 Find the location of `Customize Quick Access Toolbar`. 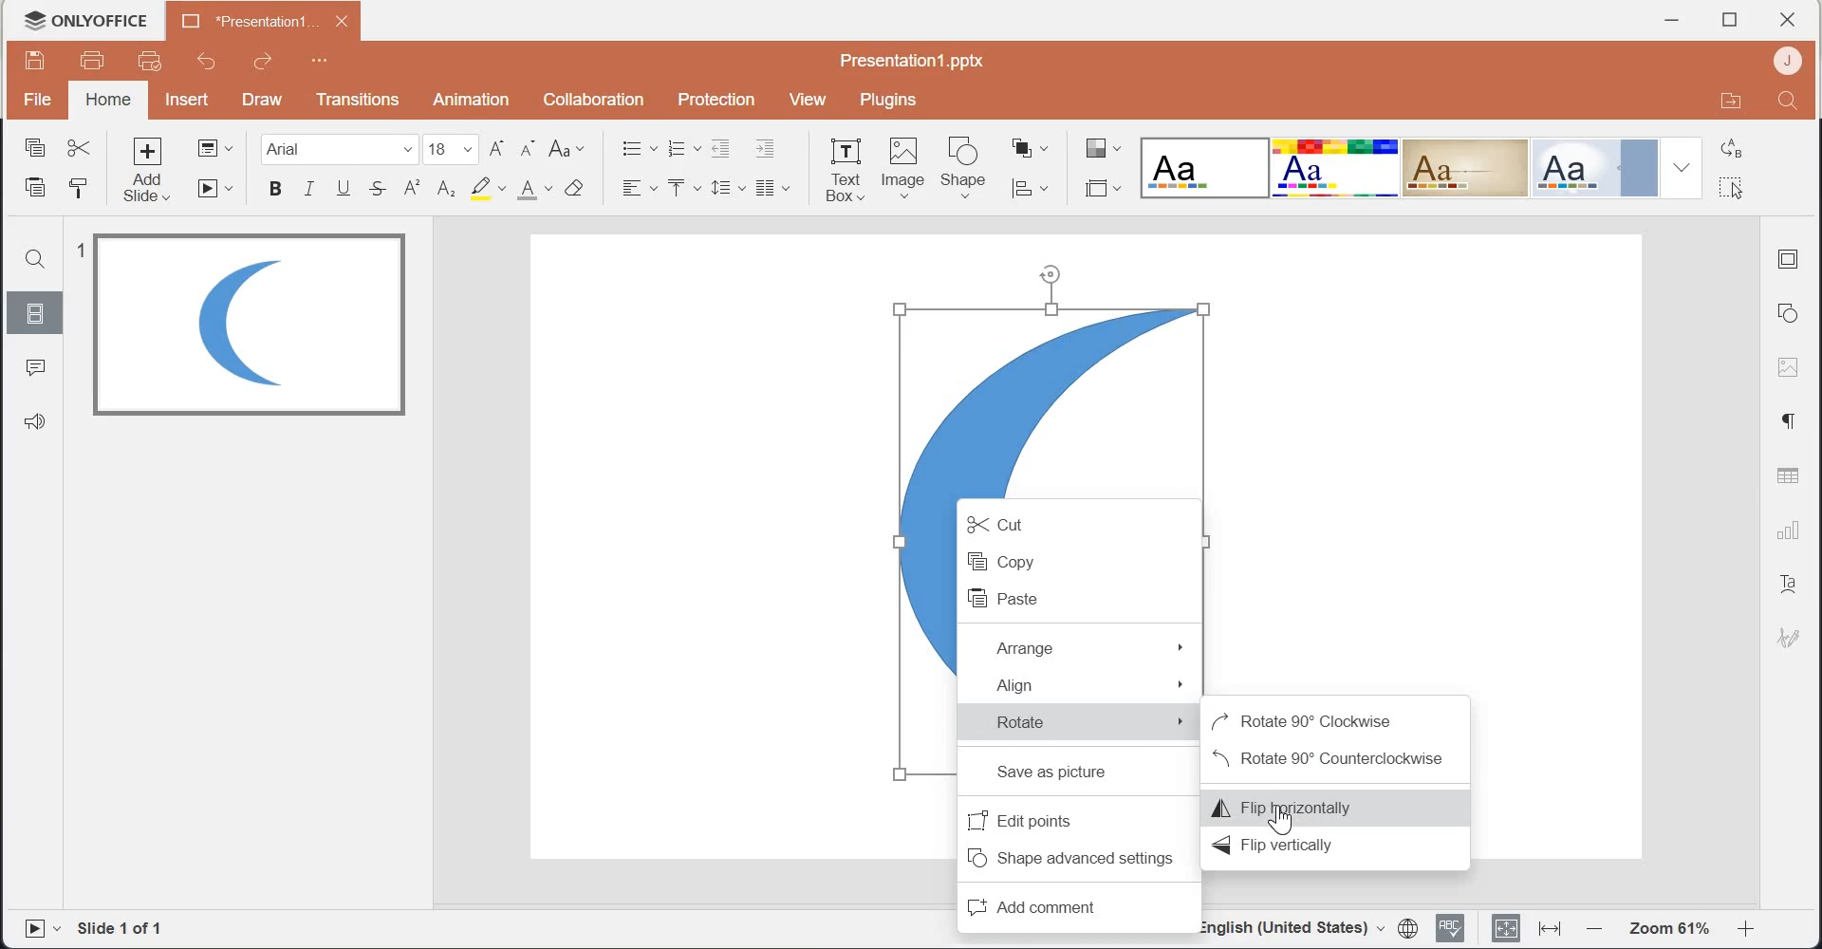

Customize Quick Access Toolbar is located at coordinates (316, 61).